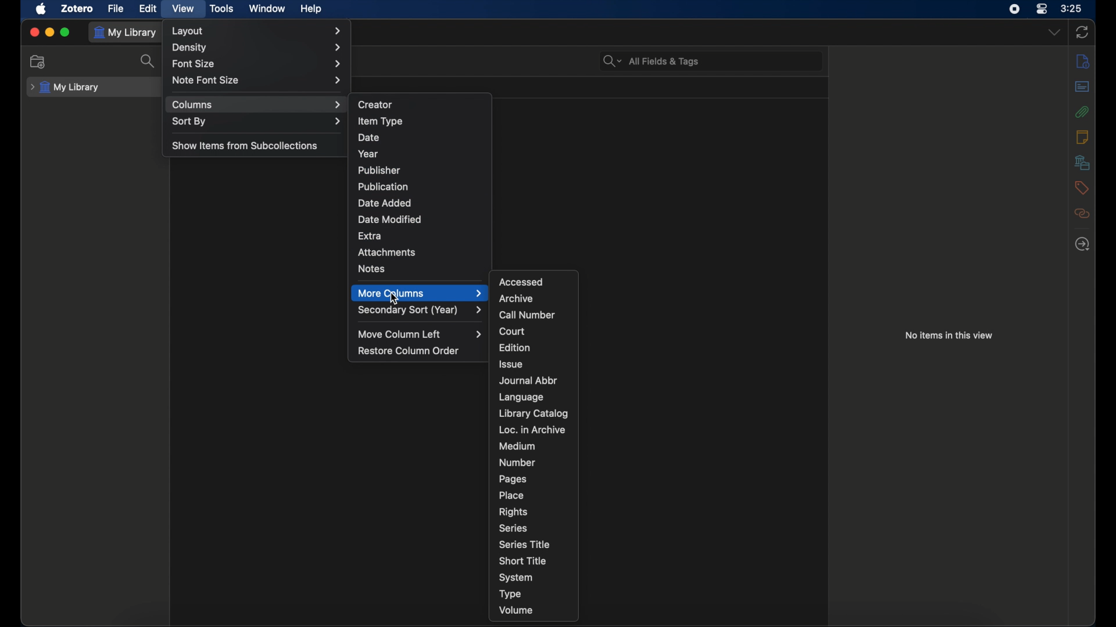  Describe the element at coordinates (651, 62) in the screenshot. I see `search bar` at that location.